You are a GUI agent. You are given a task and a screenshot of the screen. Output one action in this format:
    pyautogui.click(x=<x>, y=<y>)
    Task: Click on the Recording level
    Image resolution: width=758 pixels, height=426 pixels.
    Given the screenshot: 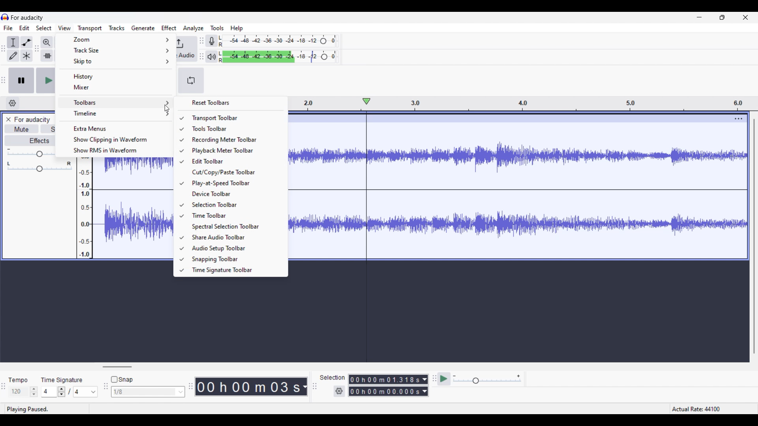 What is the action you would take?
    pyautogui.click(x=278, y=41)
    